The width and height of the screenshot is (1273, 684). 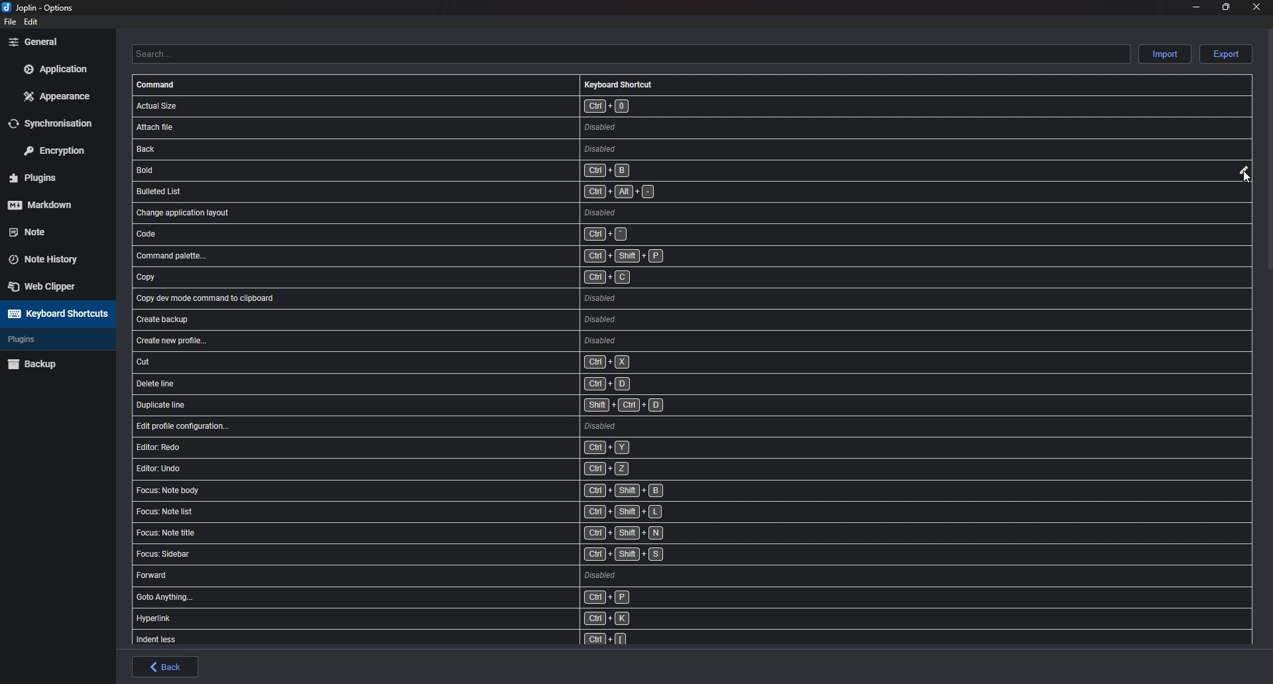 What do you see at coordinates (446, 274) in the screenshot?
I see `shortcut` at bounding box center [446, 274].